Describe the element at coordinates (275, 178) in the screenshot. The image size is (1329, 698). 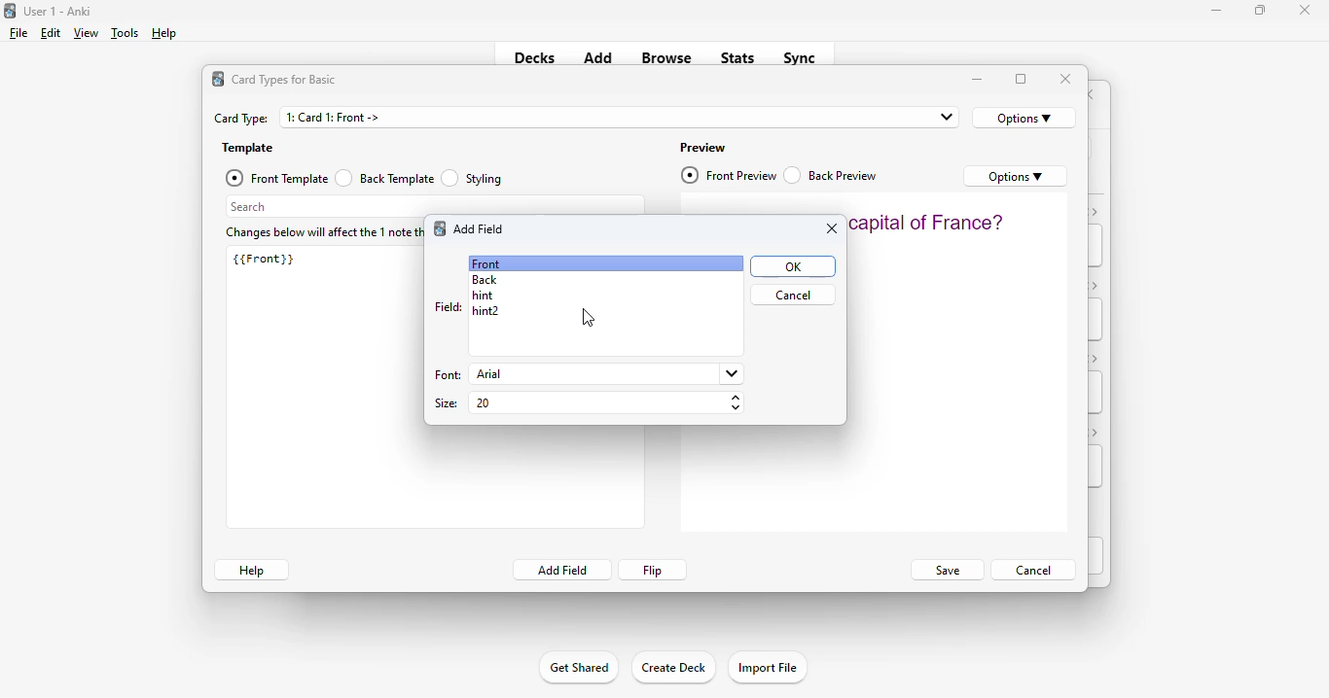
I see `front template` at that location.